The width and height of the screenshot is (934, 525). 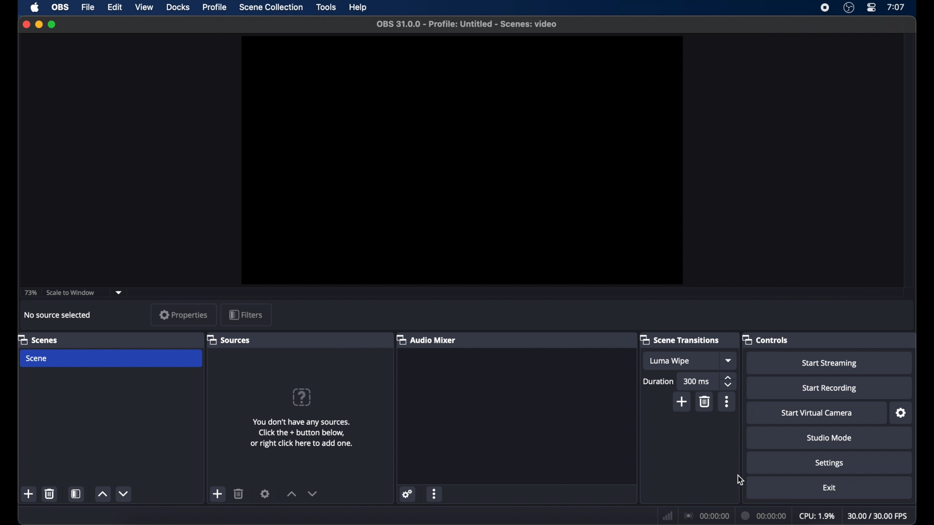 I want to click on settings, so click(x=829, y=463).